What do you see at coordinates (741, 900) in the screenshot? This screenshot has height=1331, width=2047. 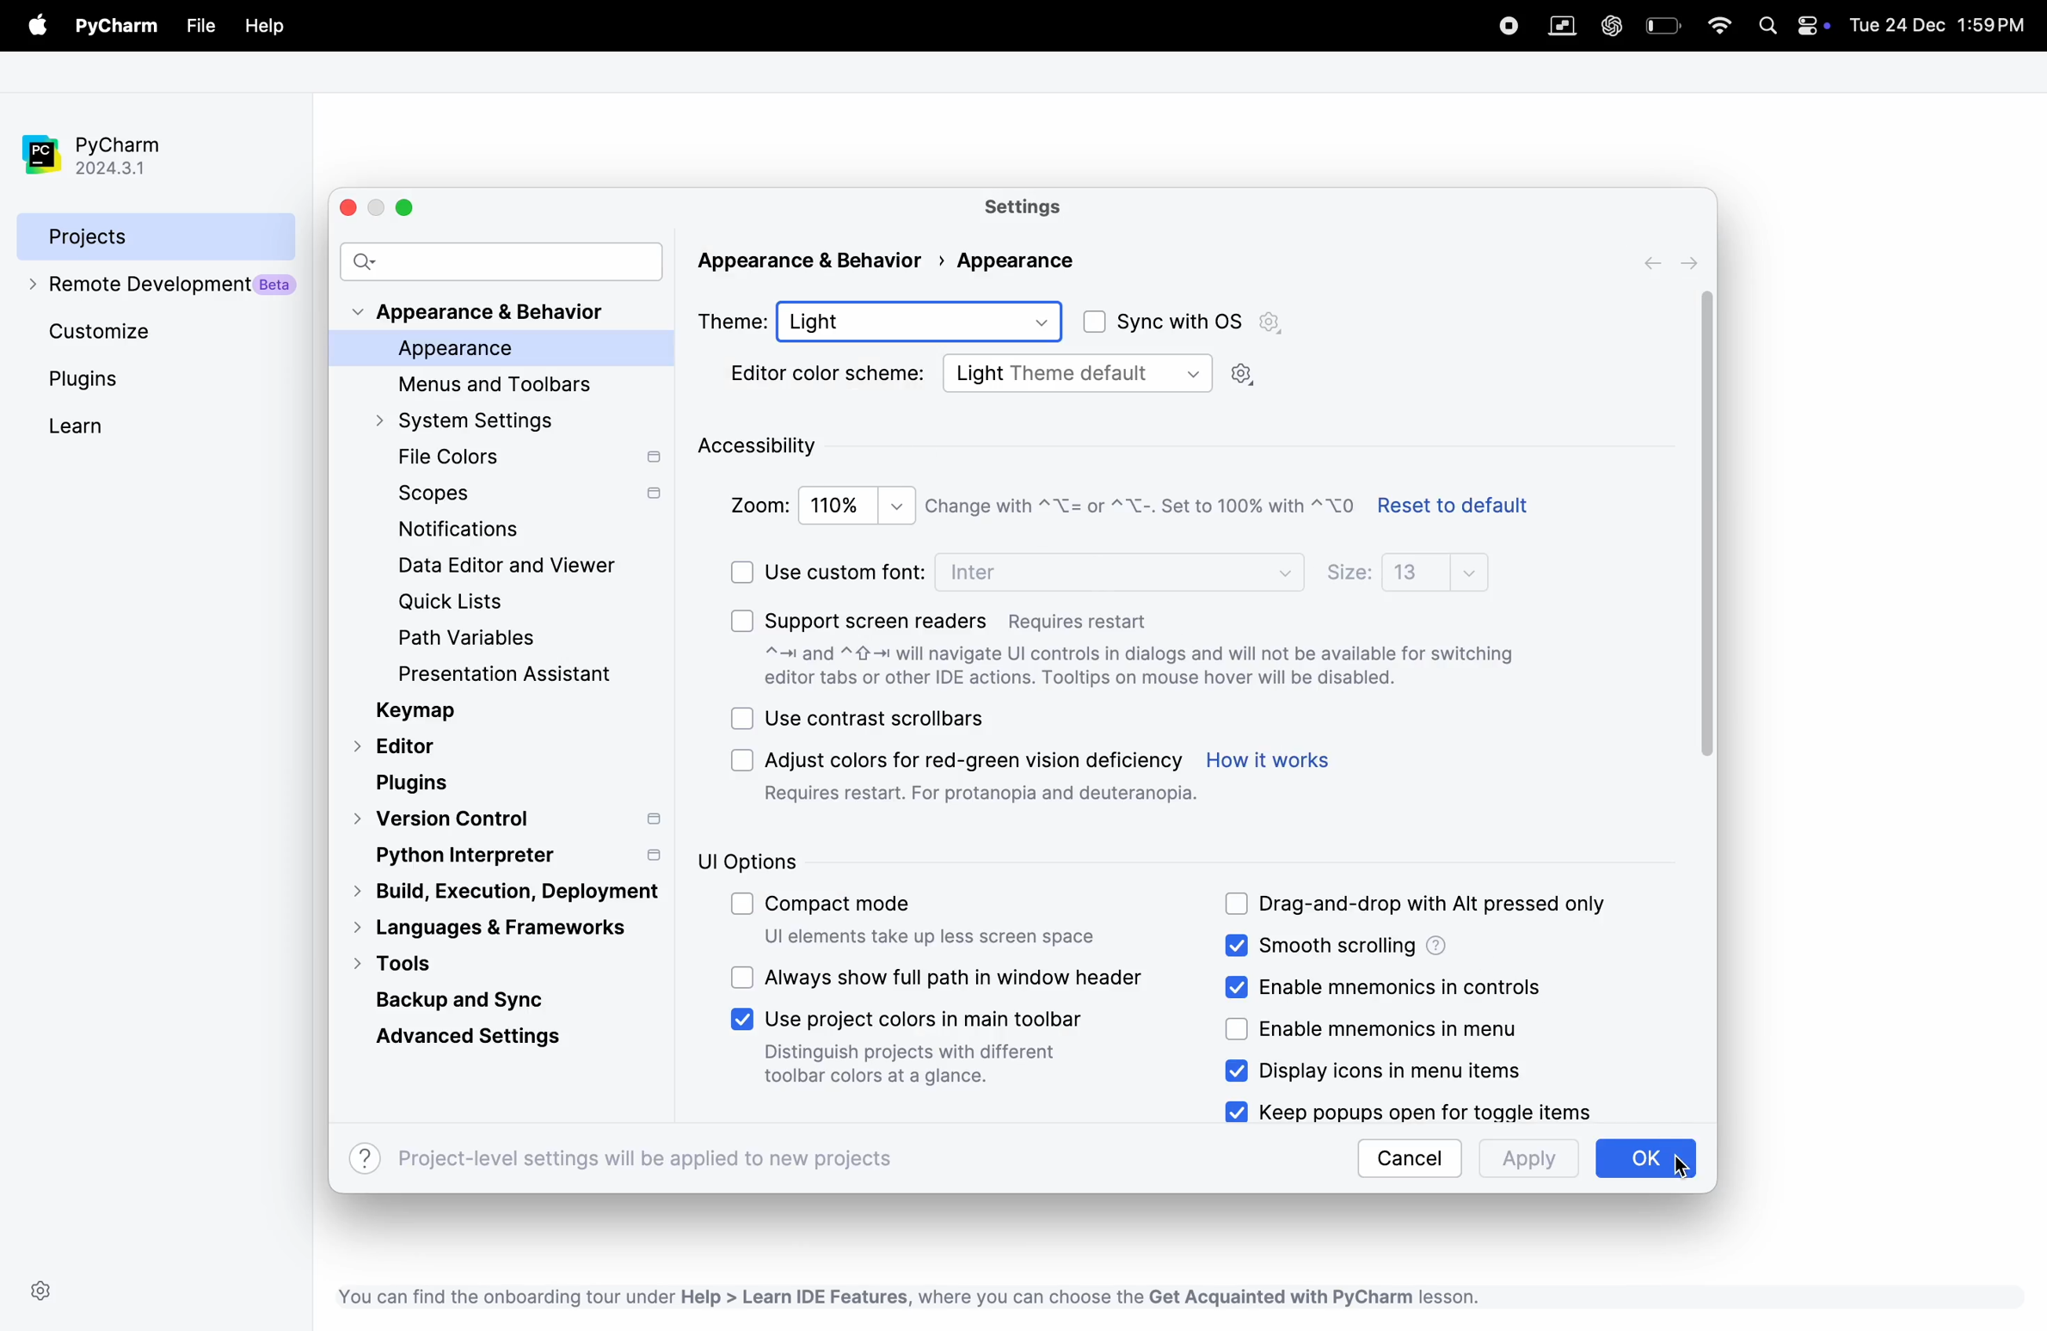 I see `check boxes` at bounding box center [741, 900].